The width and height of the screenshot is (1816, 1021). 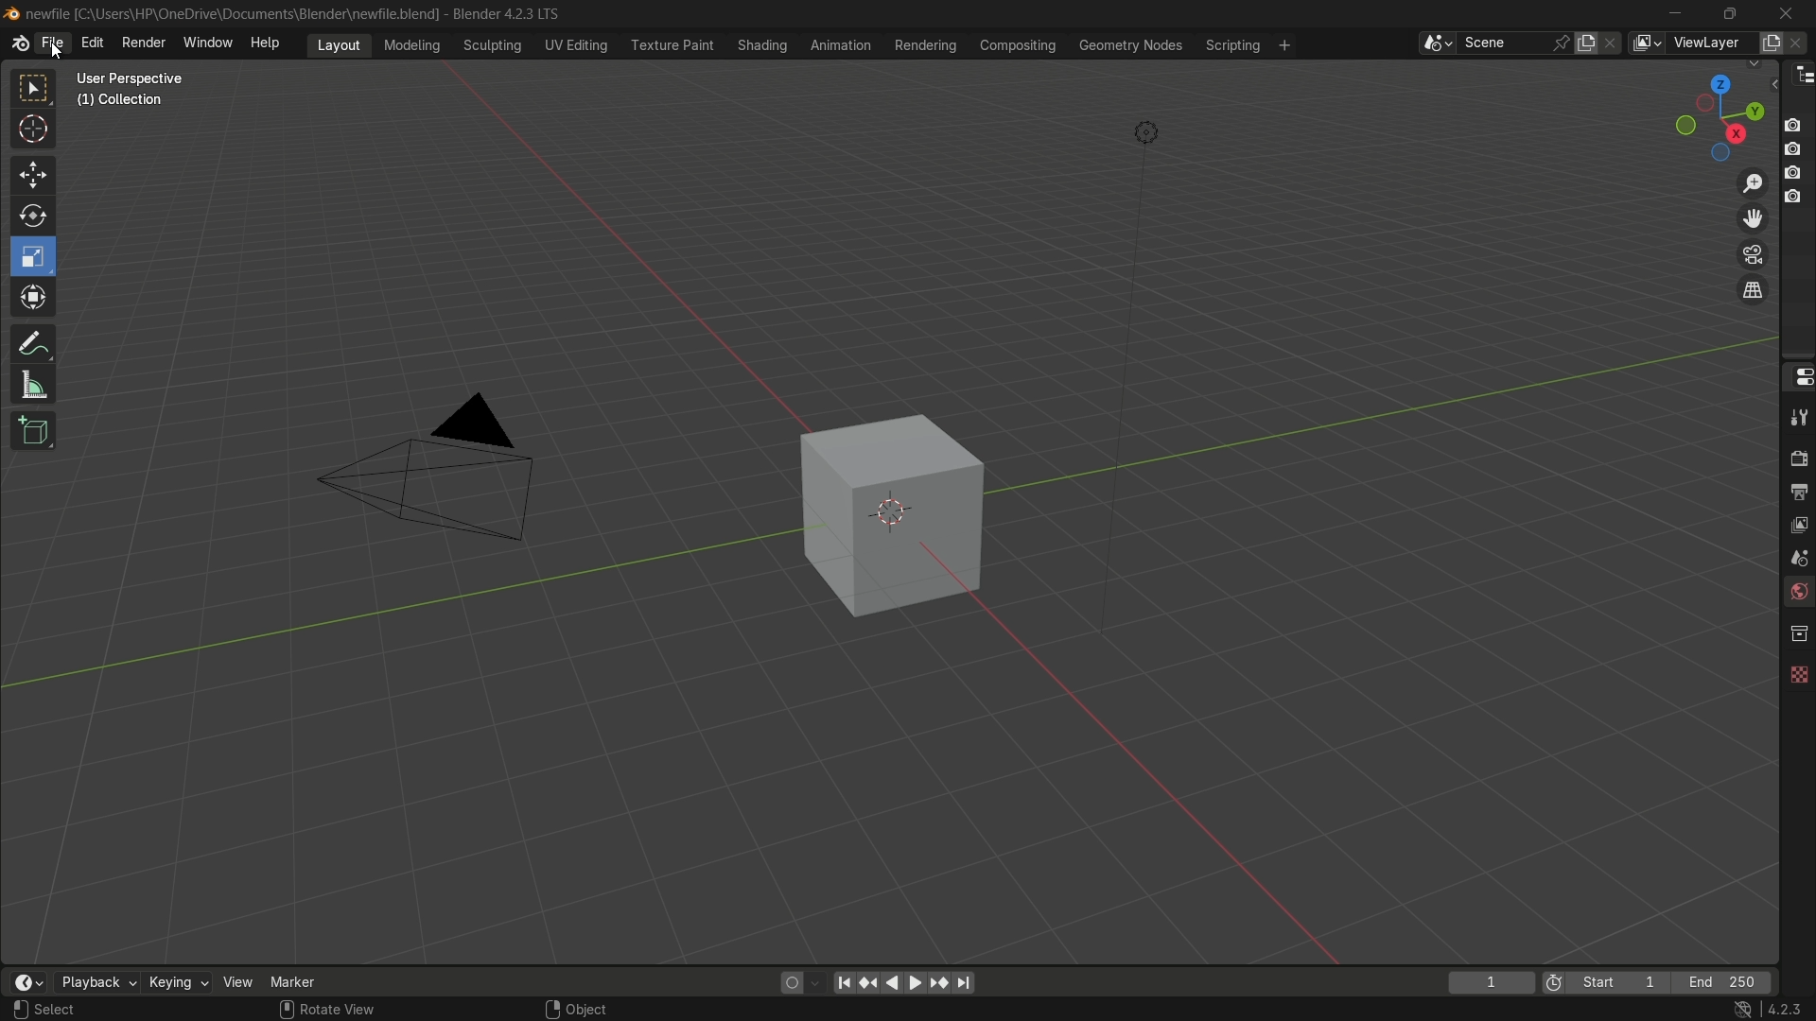 What do you see at coordinates (413, 43) in the screenshot?
I see `modeling menu` at bounding box center [413, 43].